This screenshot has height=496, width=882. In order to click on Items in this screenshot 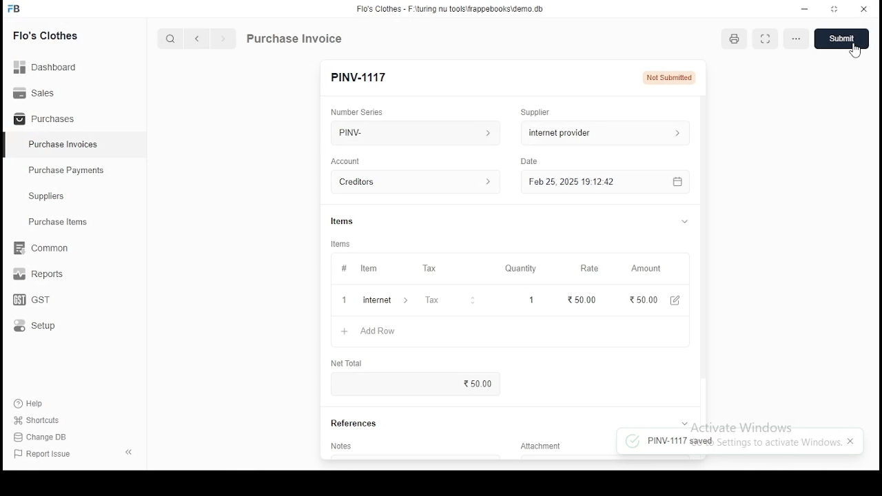, I will do `click(341, 244)`.